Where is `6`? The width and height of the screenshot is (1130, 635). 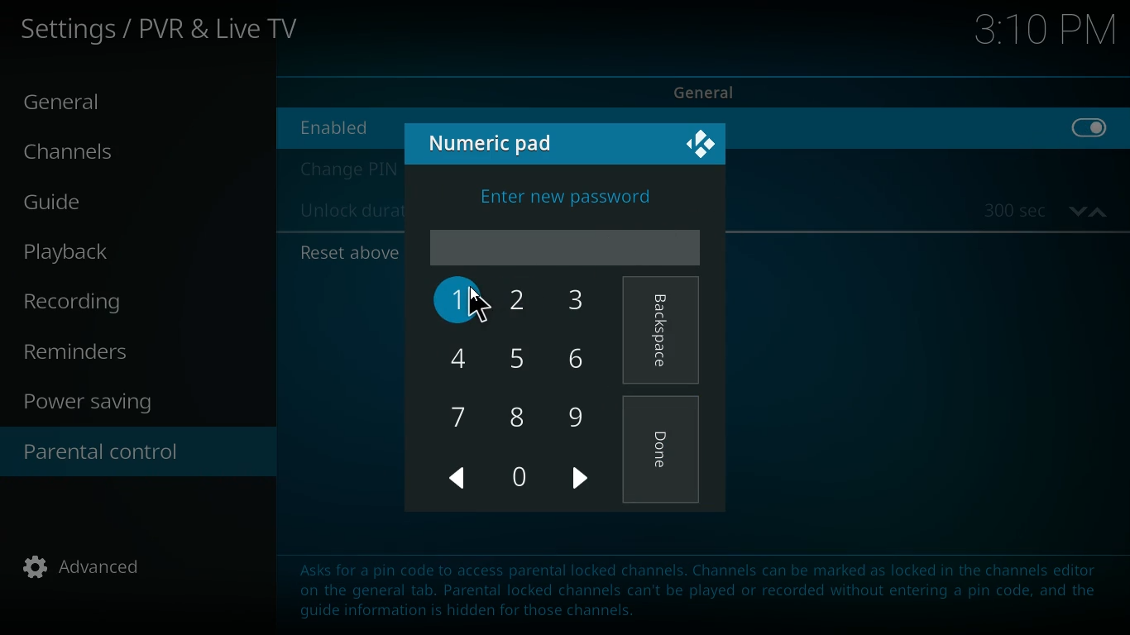 6 is located at coordinates (578, 359).